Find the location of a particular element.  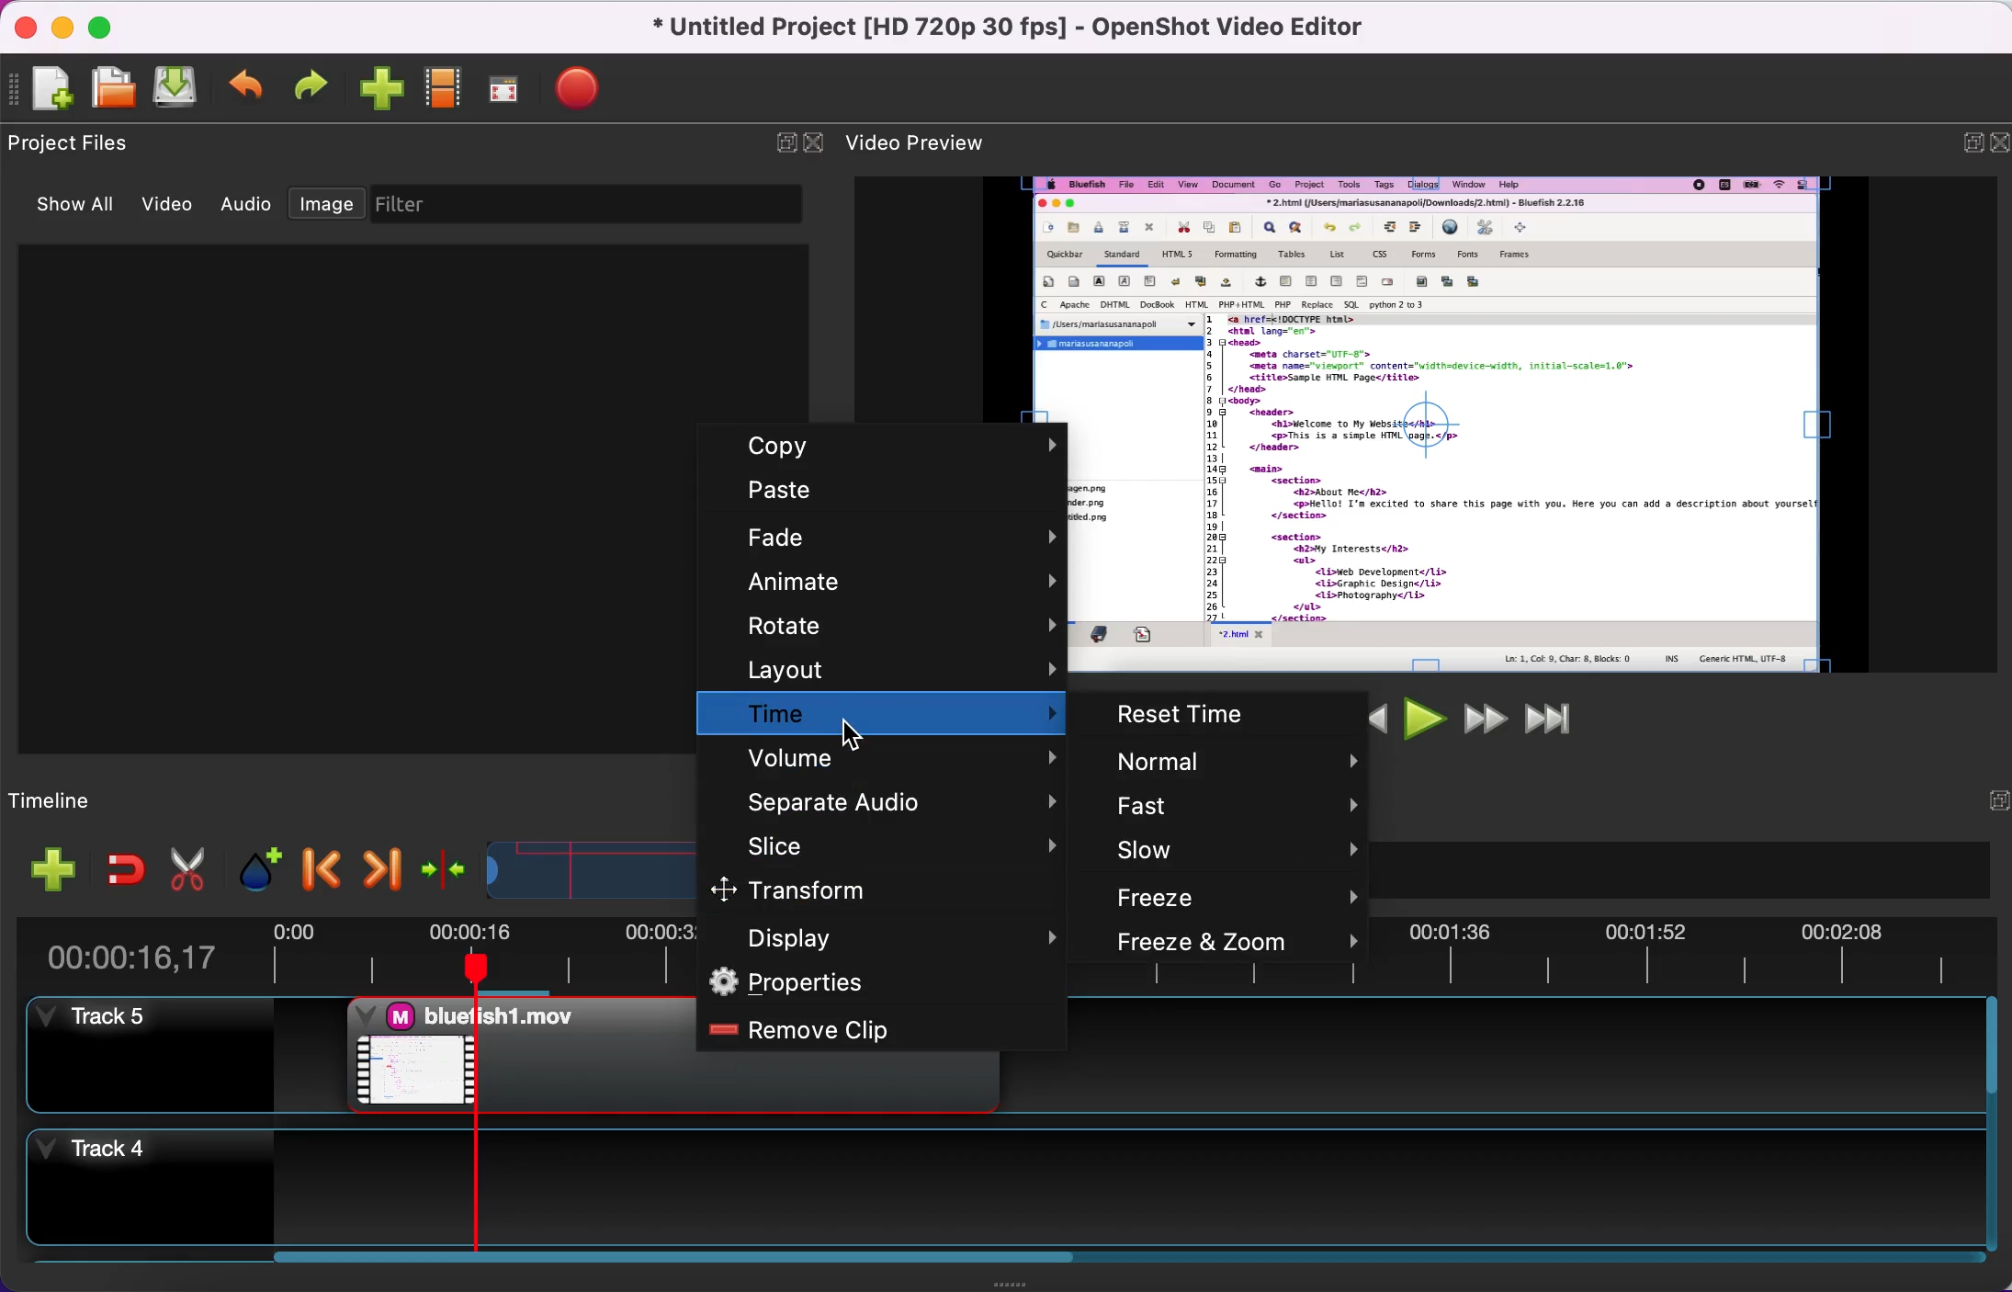

time is located at coordinates (886, 714).